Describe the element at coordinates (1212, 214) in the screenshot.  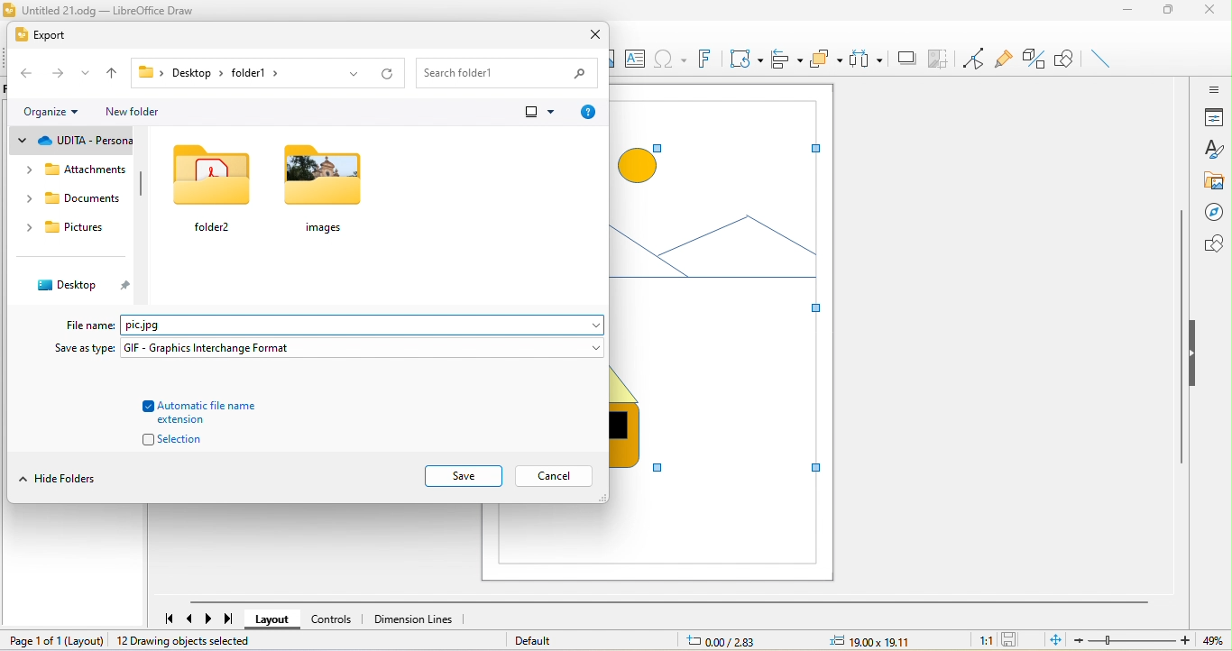
I see `navigator` at that location.